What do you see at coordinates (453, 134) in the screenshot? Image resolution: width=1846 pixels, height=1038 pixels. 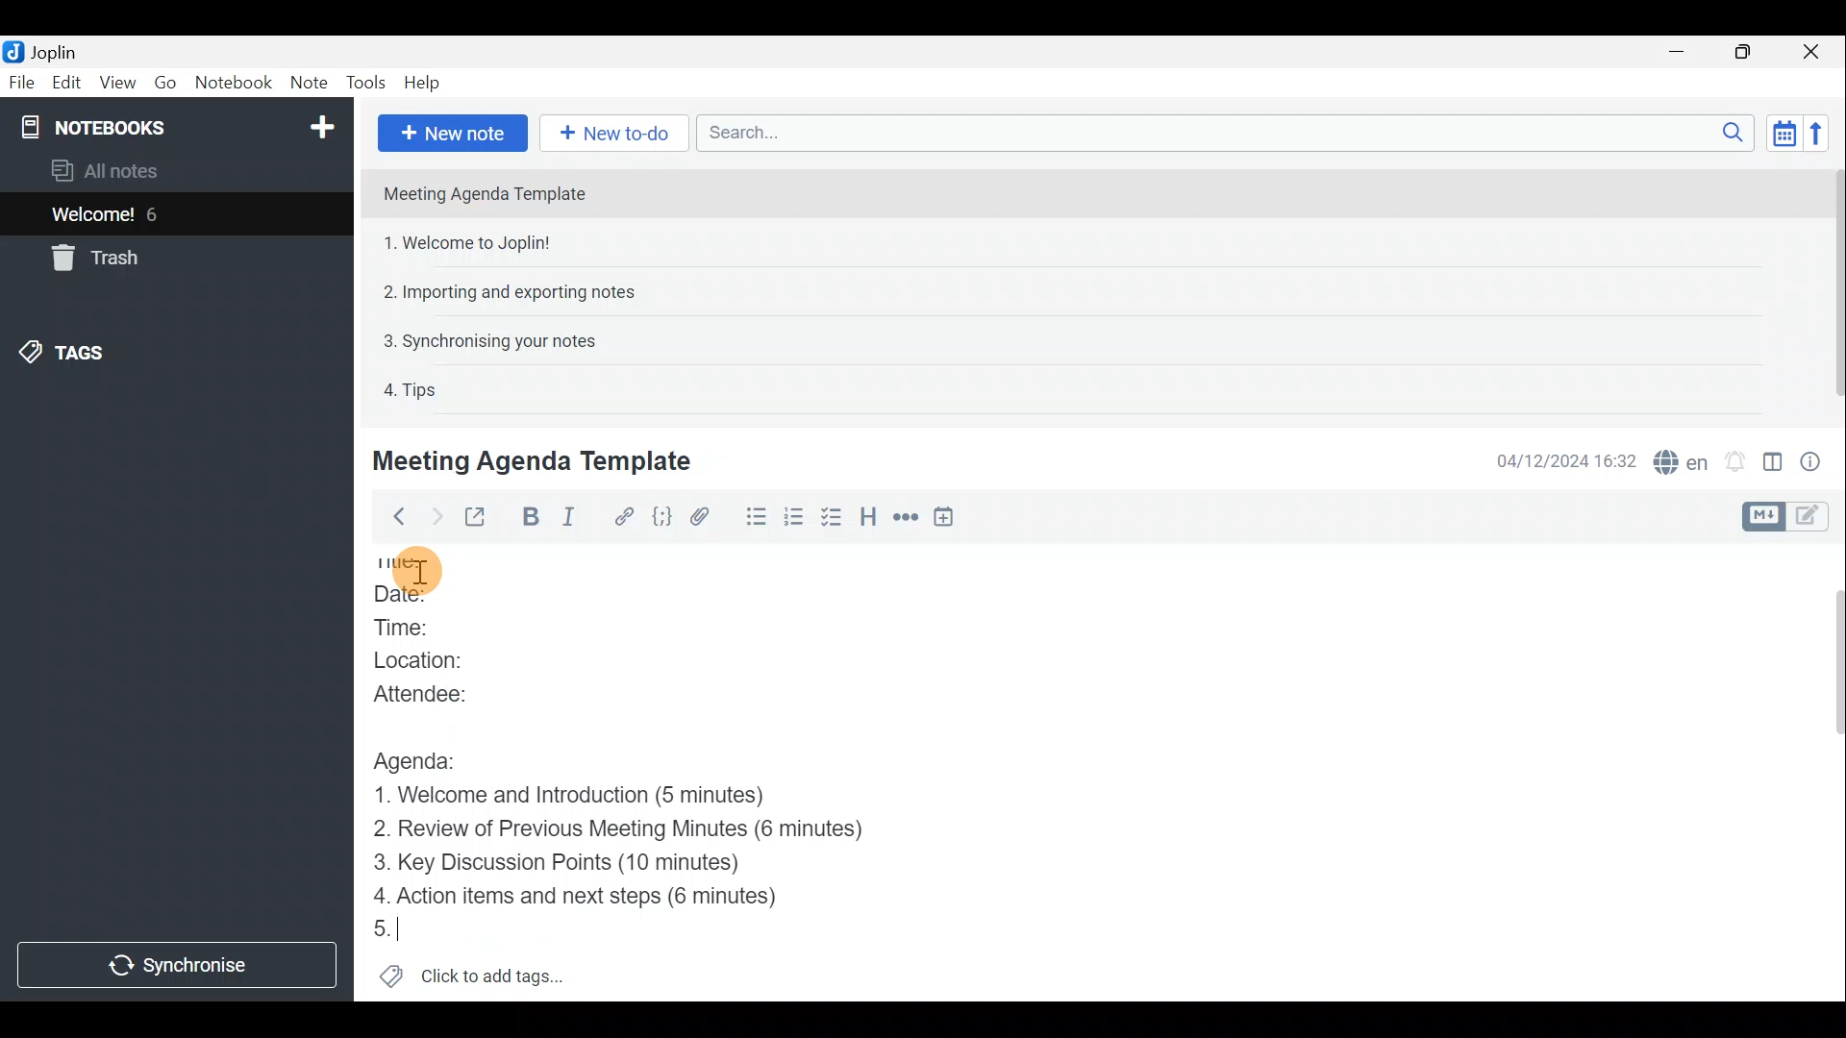 I see `New note` at bounding box center [453, 134].